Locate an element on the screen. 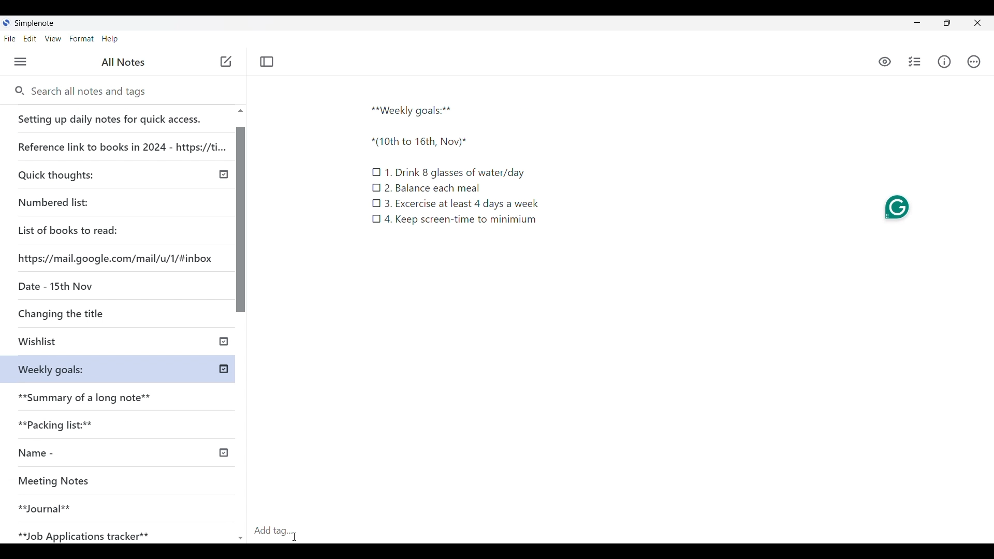  Website is located at coordinates (117, 257).